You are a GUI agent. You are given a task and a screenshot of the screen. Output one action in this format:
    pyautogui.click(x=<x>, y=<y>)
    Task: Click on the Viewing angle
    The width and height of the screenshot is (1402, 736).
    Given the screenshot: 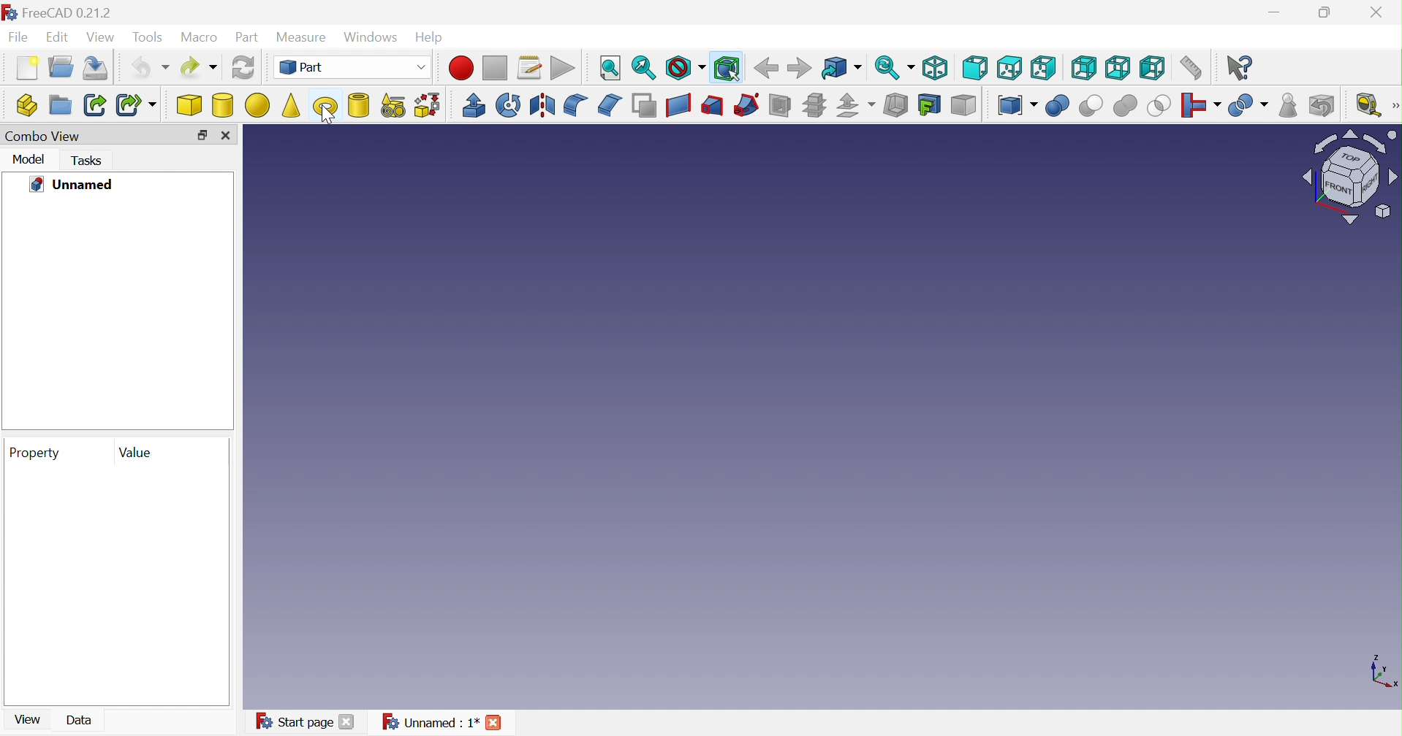 What is the action you would take?
    pyautogui.click(x=1349, y=177)
    